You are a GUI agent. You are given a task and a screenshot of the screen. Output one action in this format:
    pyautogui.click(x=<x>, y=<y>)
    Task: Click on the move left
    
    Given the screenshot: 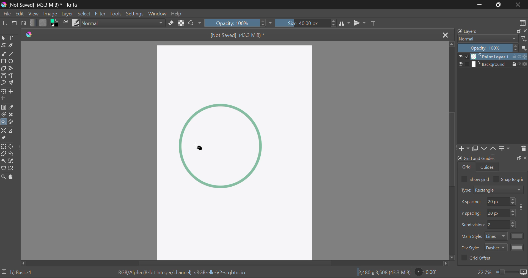 What is the action you would take?
    pyautogui.click(x=23, y=262)
    